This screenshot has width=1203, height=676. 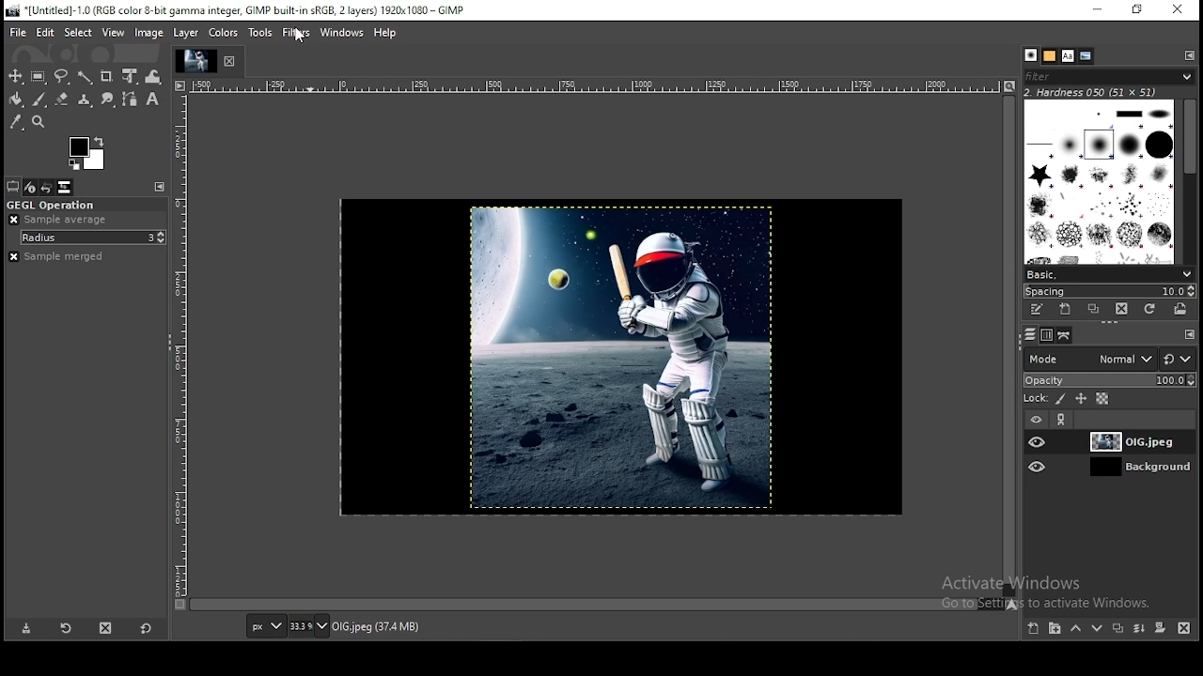 What do you see at coordinates (1081, 629) in the screenshot?
I see `move layer up` at bounding box center [1081, 629].